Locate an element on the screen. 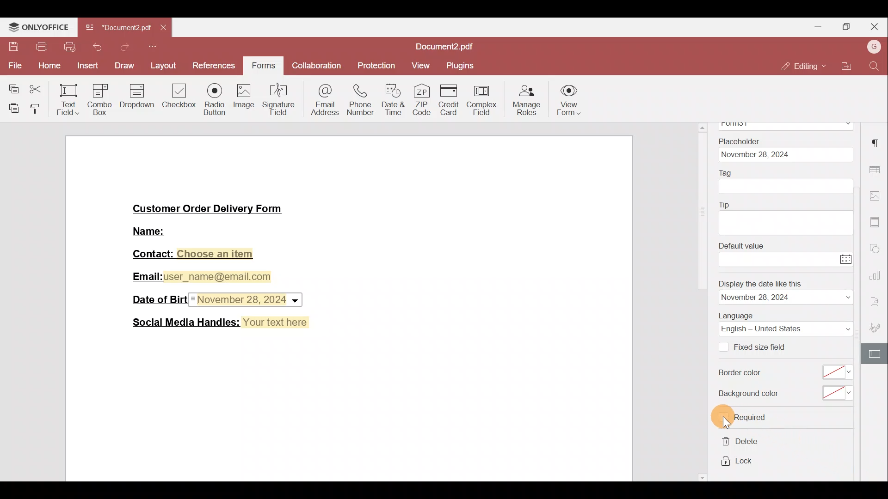  Phone number is located at coordinates (360, 97).